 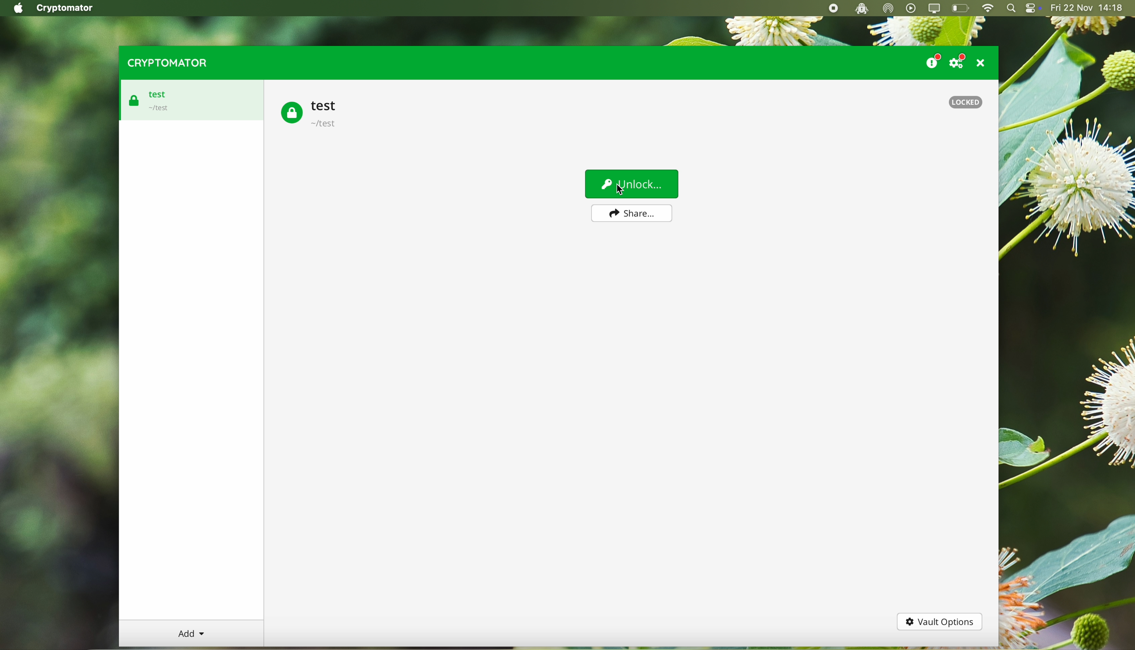 I want to click on Apple icon, so click(x=16, y=8).